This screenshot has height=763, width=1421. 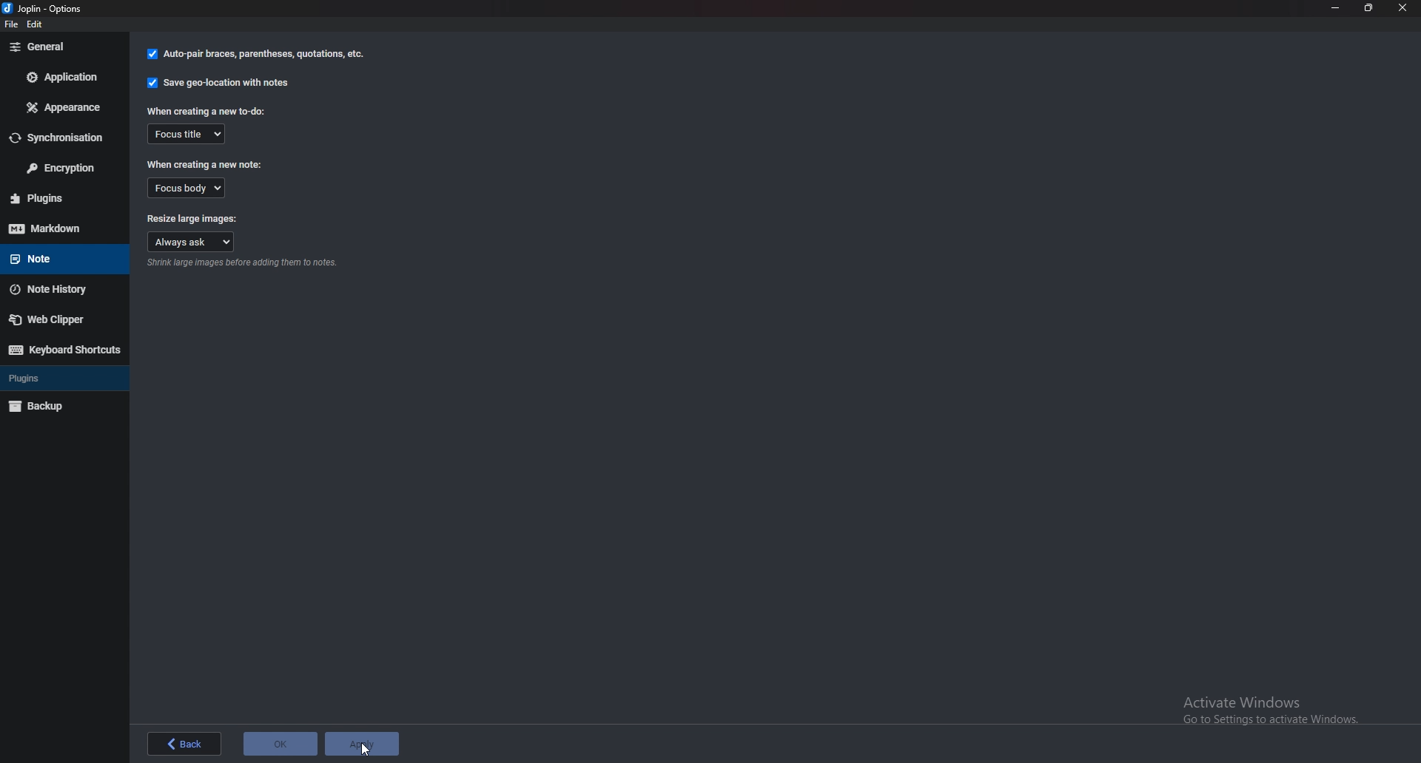 What do you see at coordinates (61, 197) in the screenshot?
I see `Plugins` at bounding box center [61, 197].